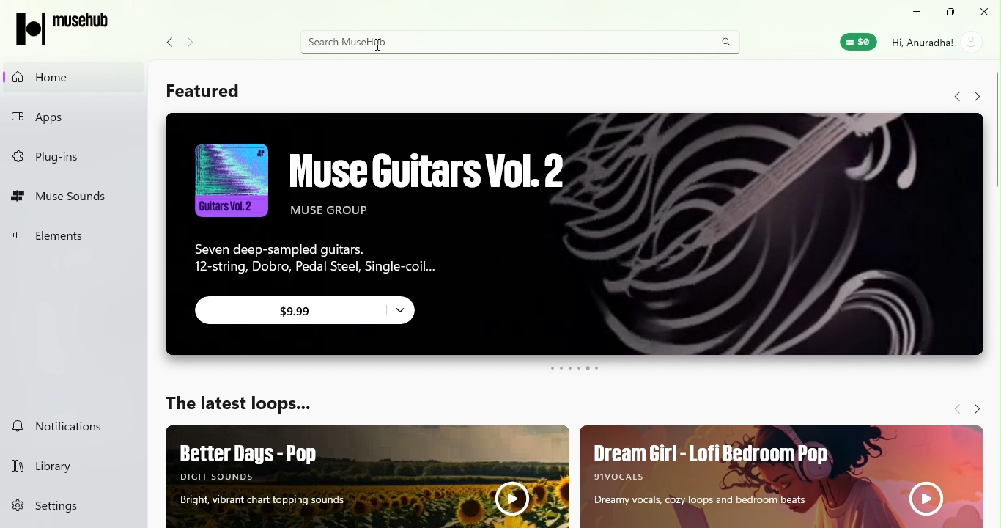  What do you see at coordinates (975, 405) in the screenshot?
I see `Navigate forward` at bounding box center [975, 405].